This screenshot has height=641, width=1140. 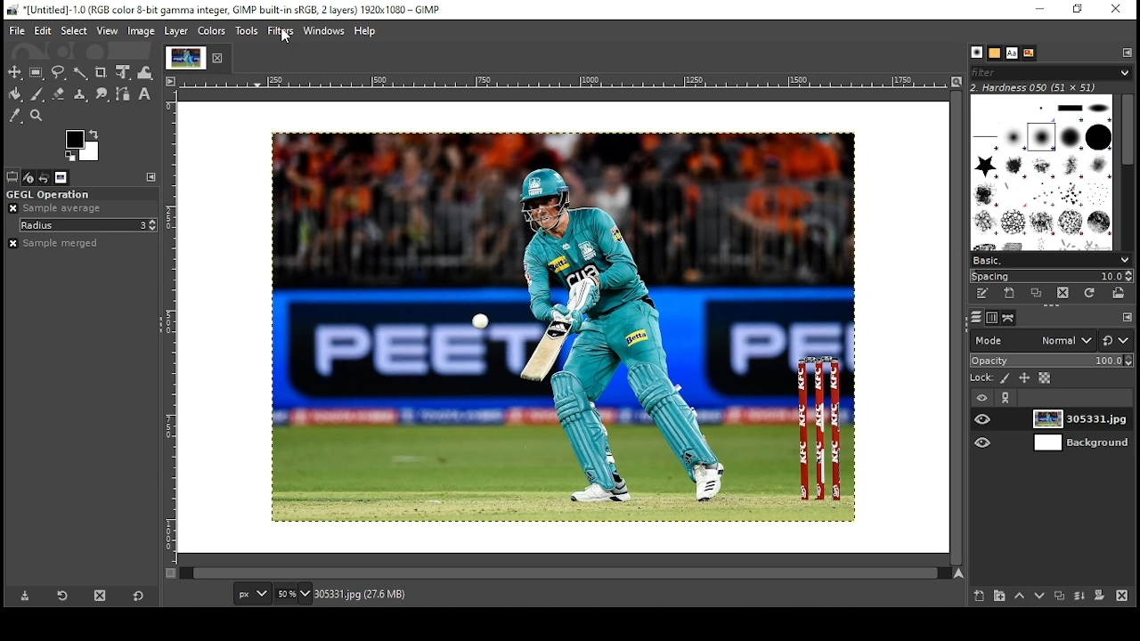 I want to click on move layer one step up, so click(x=1020, y=596).